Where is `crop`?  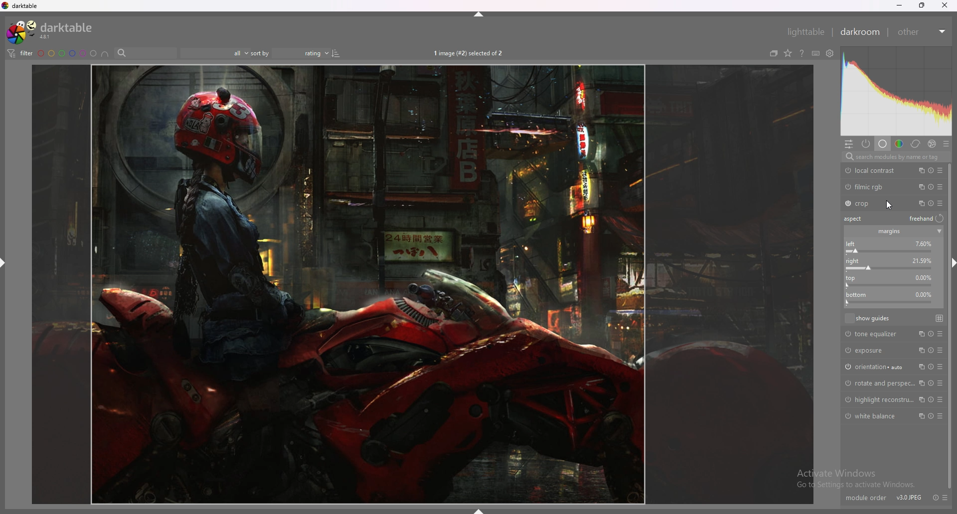
crop is located at coordinates (873, 204).